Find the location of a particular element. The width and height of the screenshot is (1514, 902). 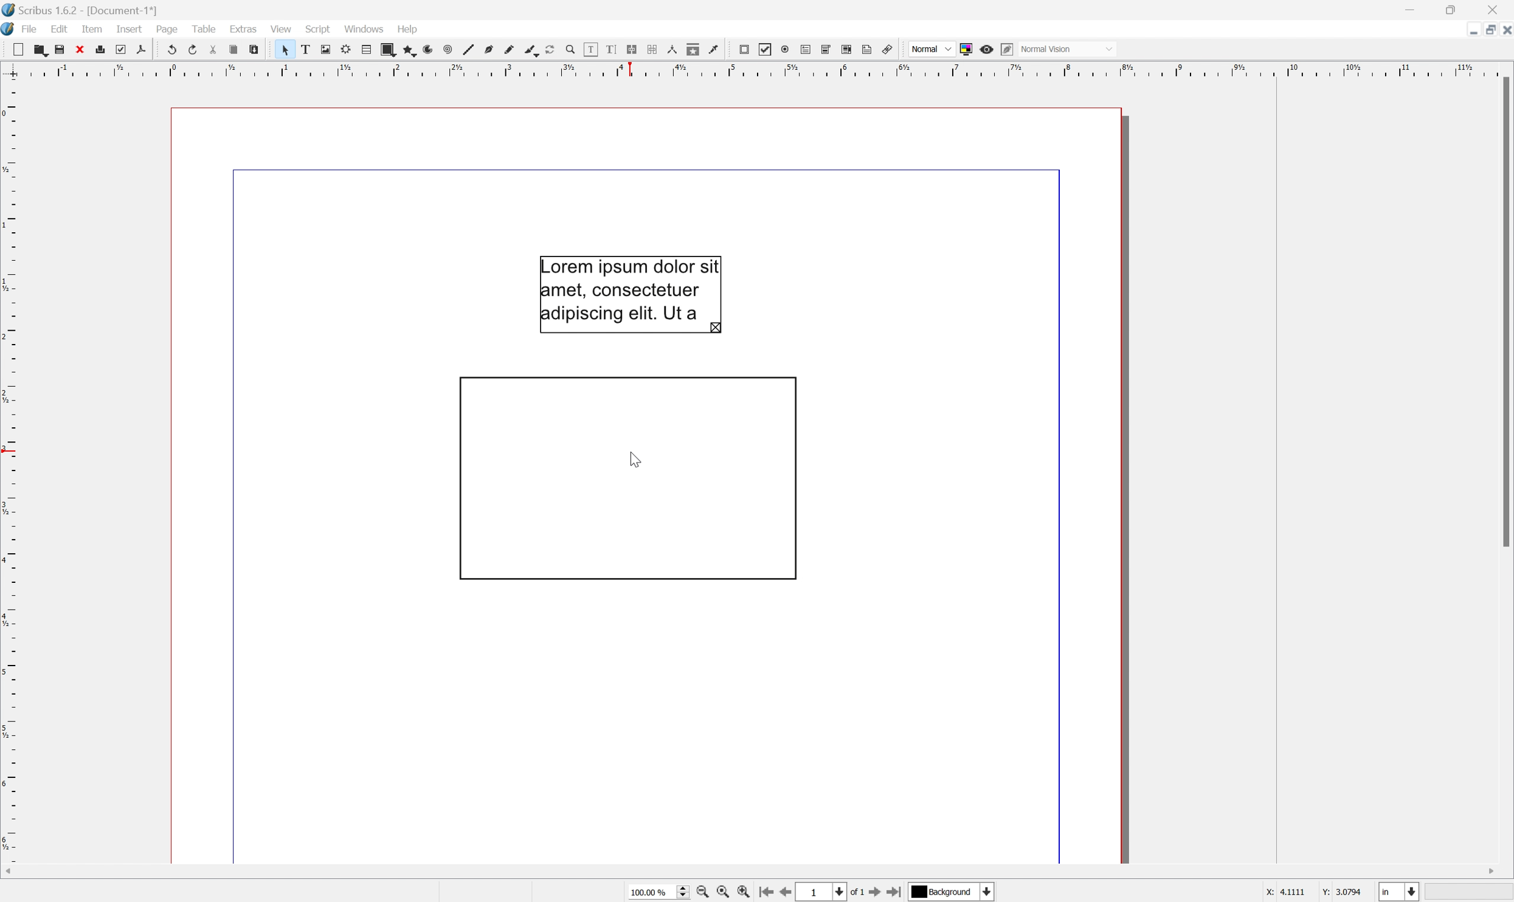

Select the current payer is located at coordinates (952, 893).